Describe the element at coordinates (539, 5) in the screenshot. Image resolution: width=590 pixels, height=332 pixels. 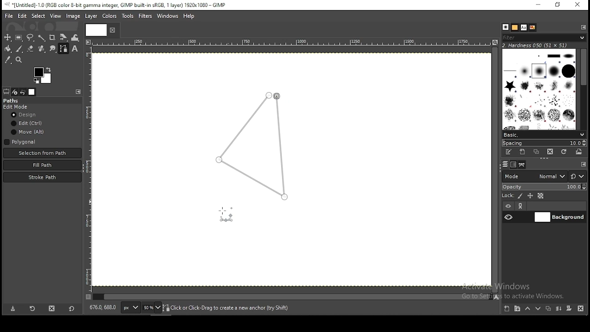
I see `minimize` at that location.